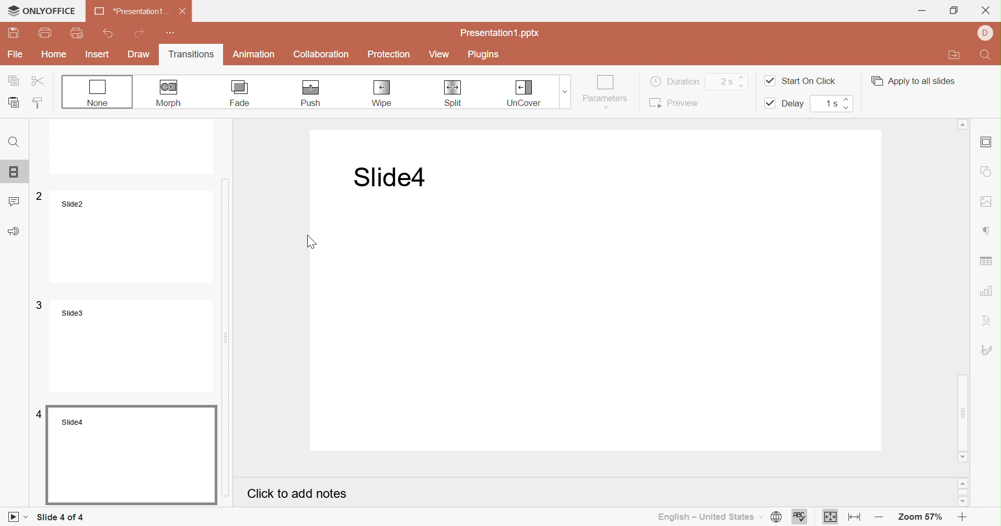 The image size is (1001, 526). What do you see at coordinates (15, 101) in the screenshot?
I see `Paste` at bounding box center [15, 101].